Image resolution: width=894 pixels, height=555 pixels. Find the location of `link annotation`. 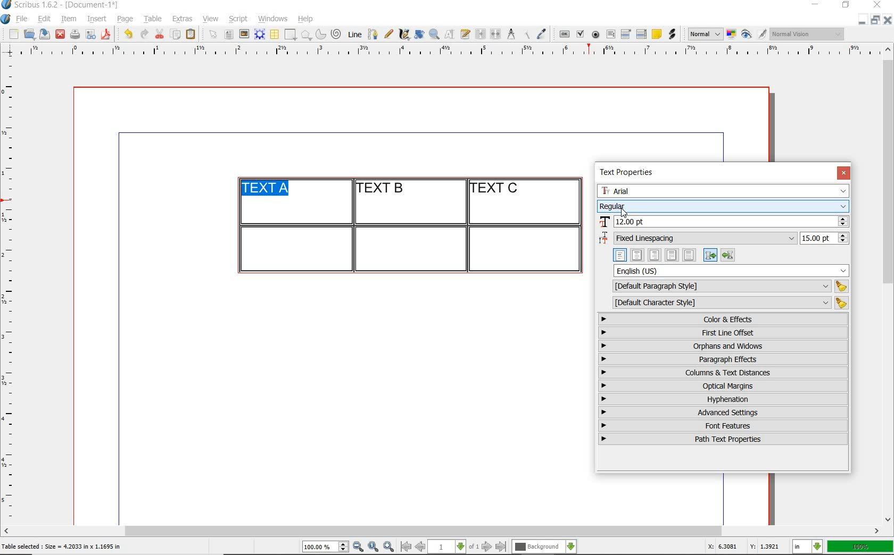

link annotation is located at coordinates (673, 34).